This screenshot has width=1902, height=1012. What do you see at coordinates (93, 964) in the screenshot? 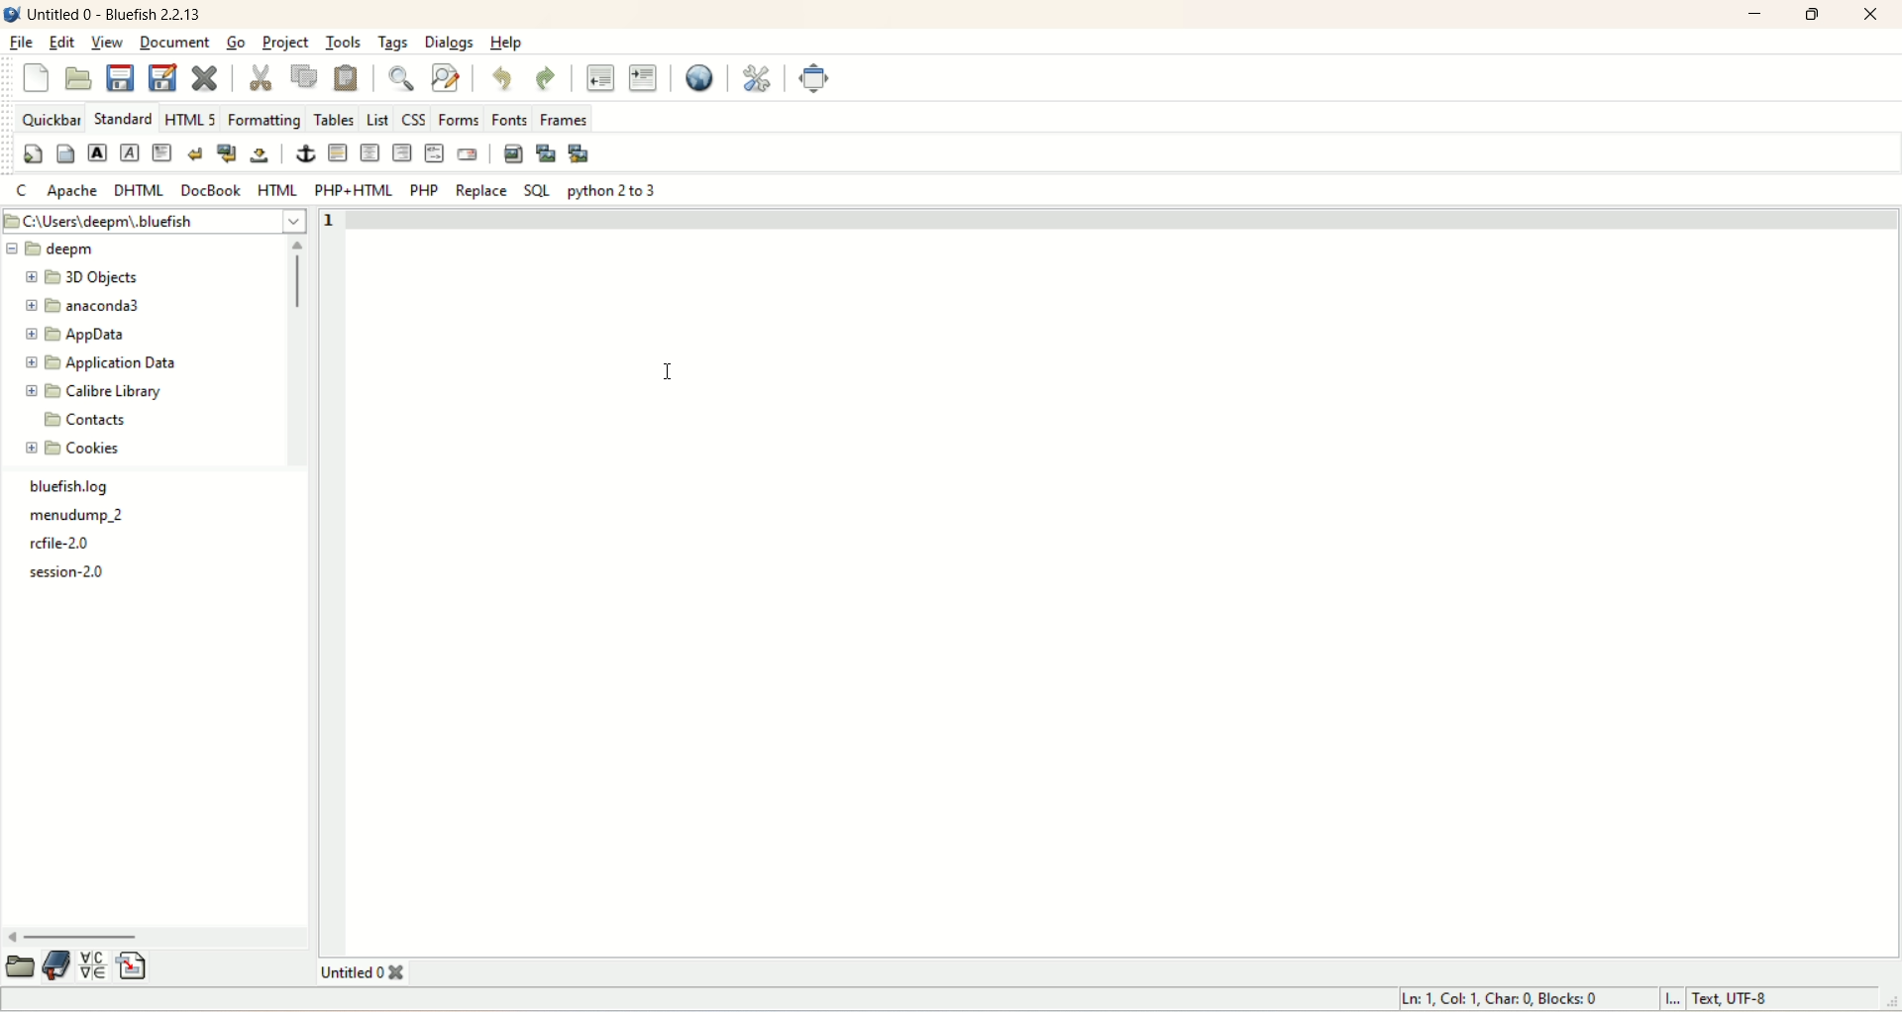
I see `insert special character` at bounding box center [93, 964].